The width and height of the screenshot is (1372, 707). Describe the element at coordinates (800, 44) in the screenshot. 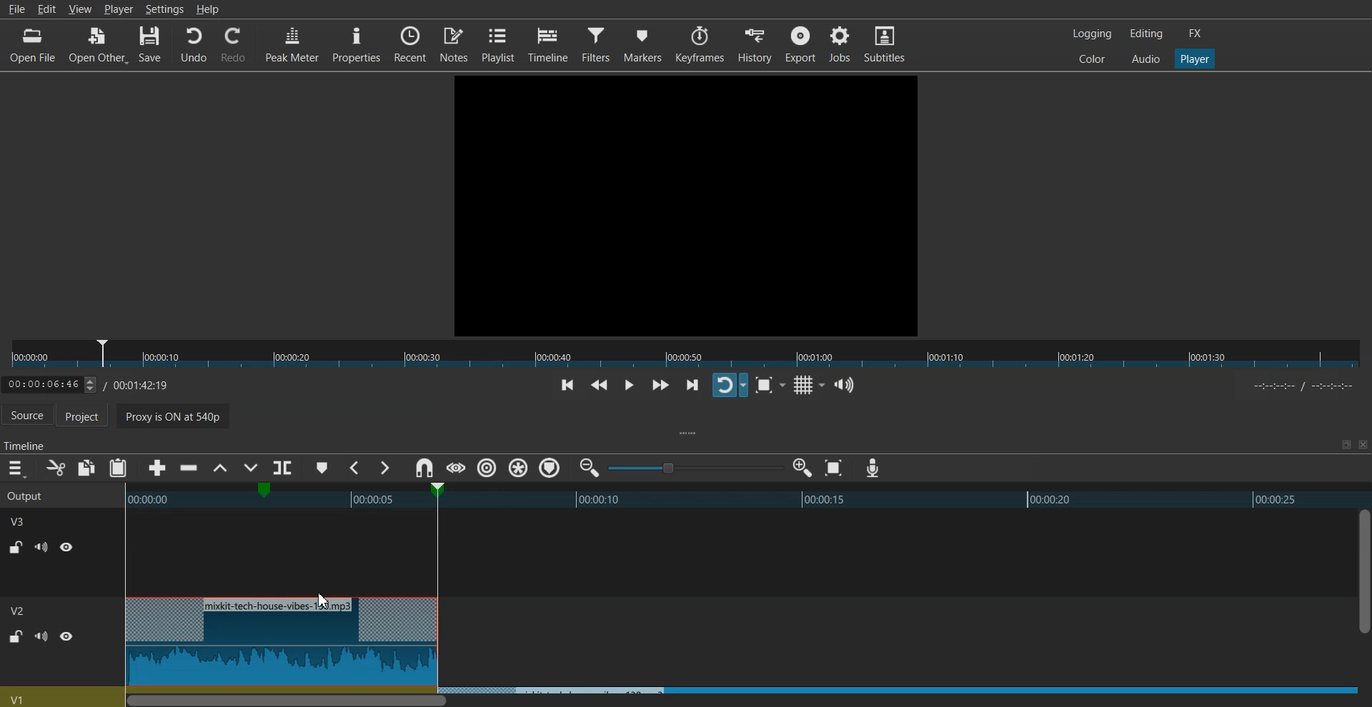

I see `Export` at that location.